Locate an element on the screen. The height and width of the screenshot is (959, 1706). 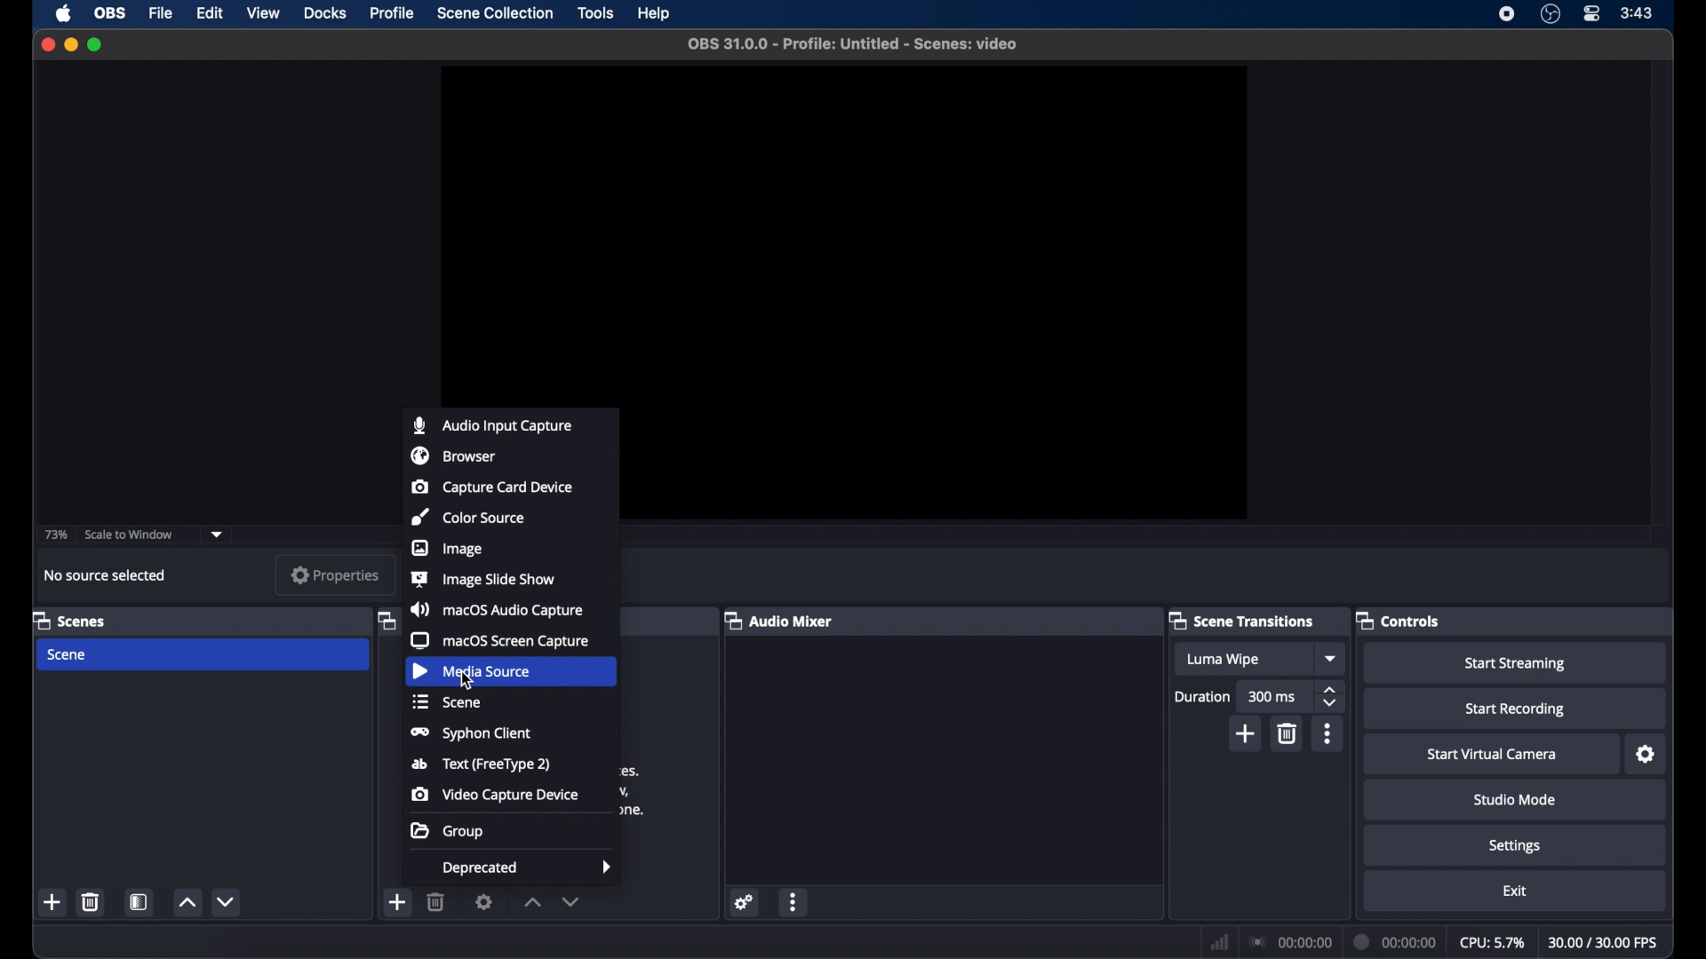
scene collection is located at coordinates (495, 13).